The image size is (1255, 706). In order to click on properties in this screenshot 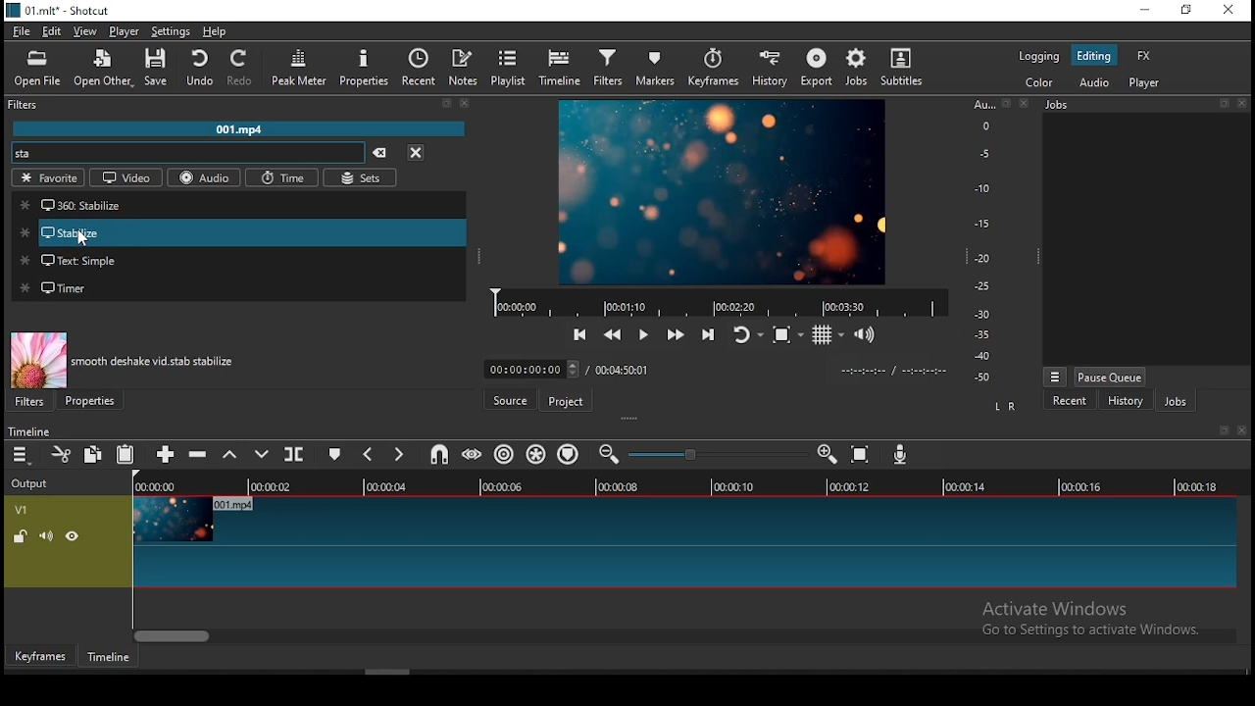, I will do `click(90, 401)`.